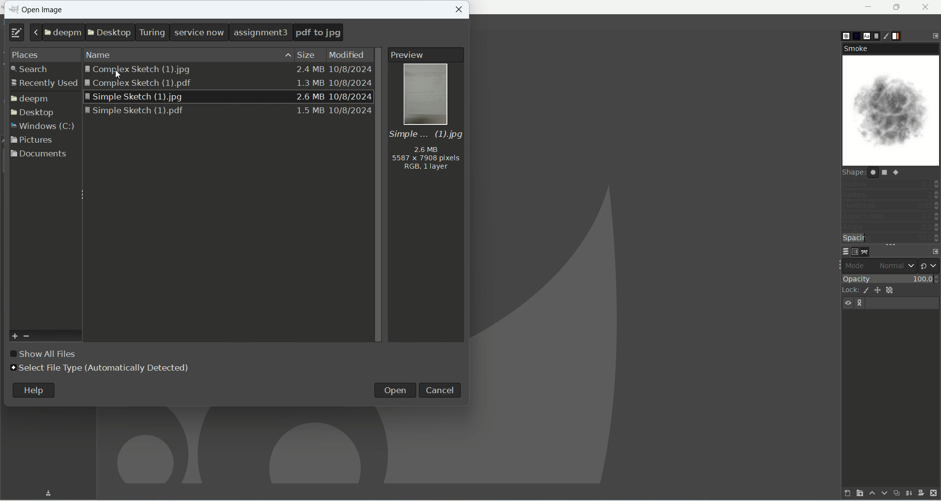 The image size is (941, 501). I want to click on switch to another group, so click(929, 265).